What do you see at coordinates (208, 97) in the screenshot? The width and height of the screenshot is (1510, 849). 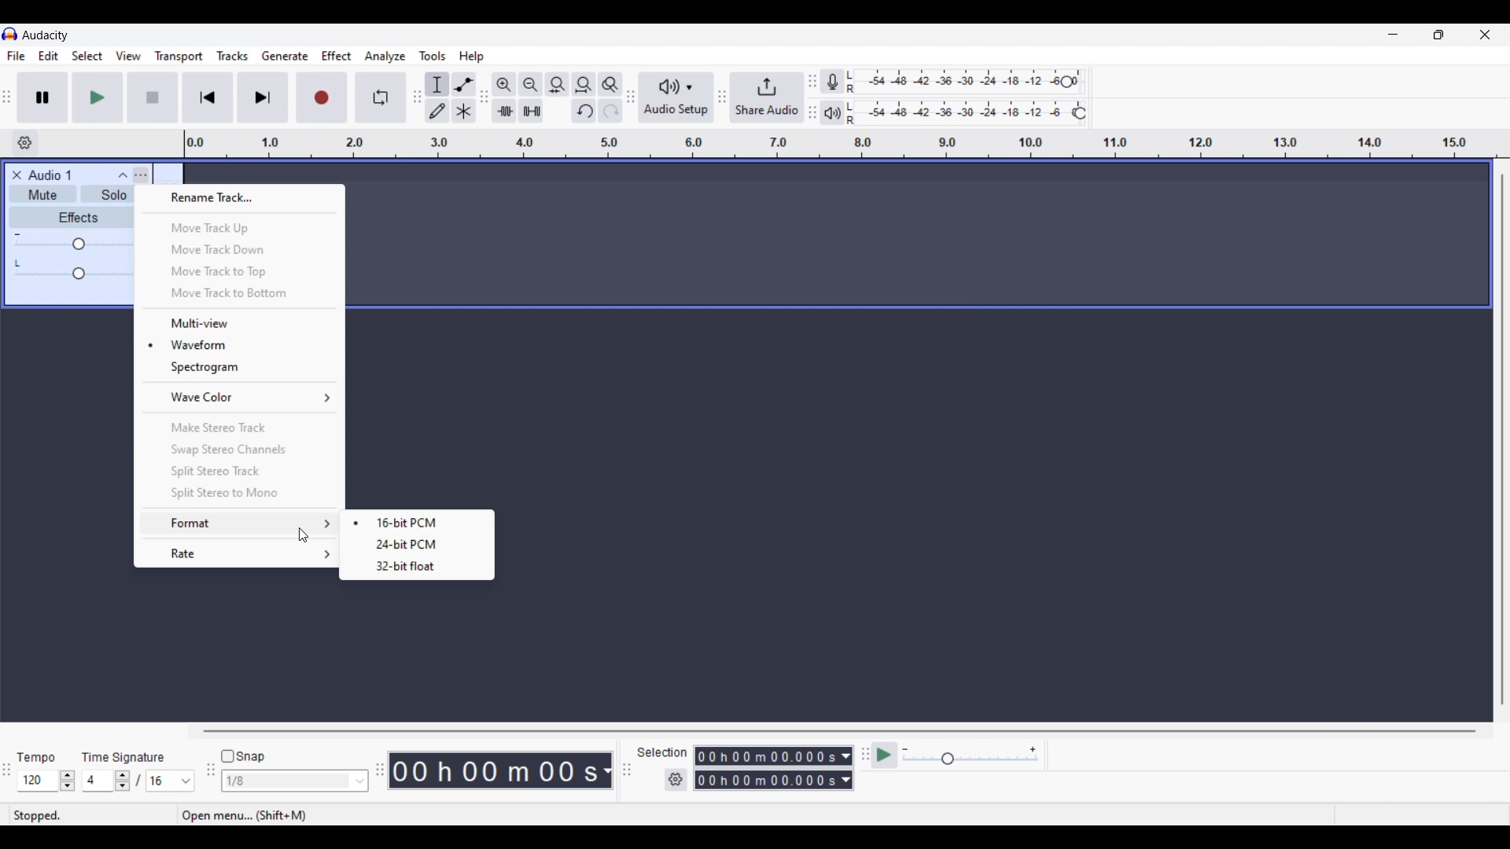 I see `Skip to start/Select to start` at bounding box center [208, 97].